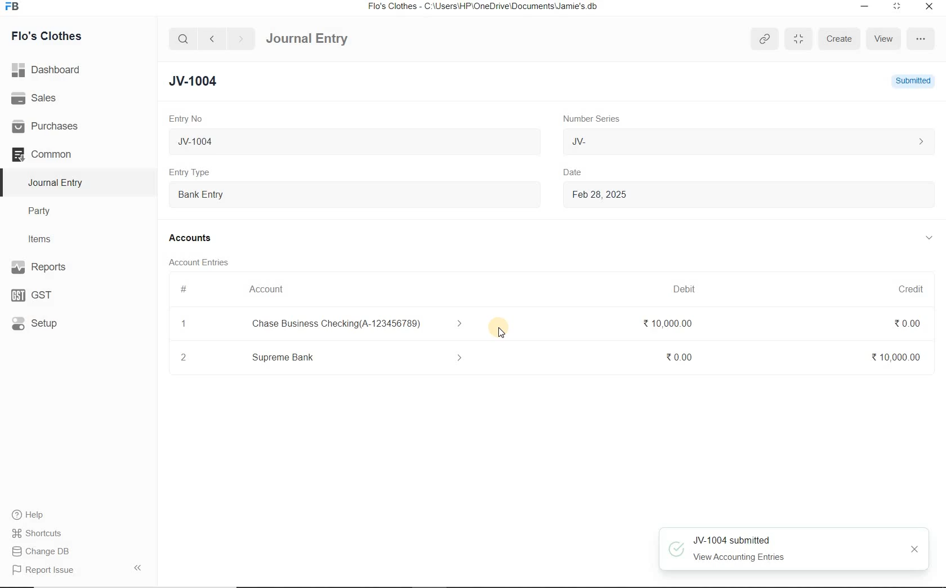 The width and height of the screenshot is (946, 588). Describe the element at coordinates (212, 38) in the screenshot. I see `back` at that location.